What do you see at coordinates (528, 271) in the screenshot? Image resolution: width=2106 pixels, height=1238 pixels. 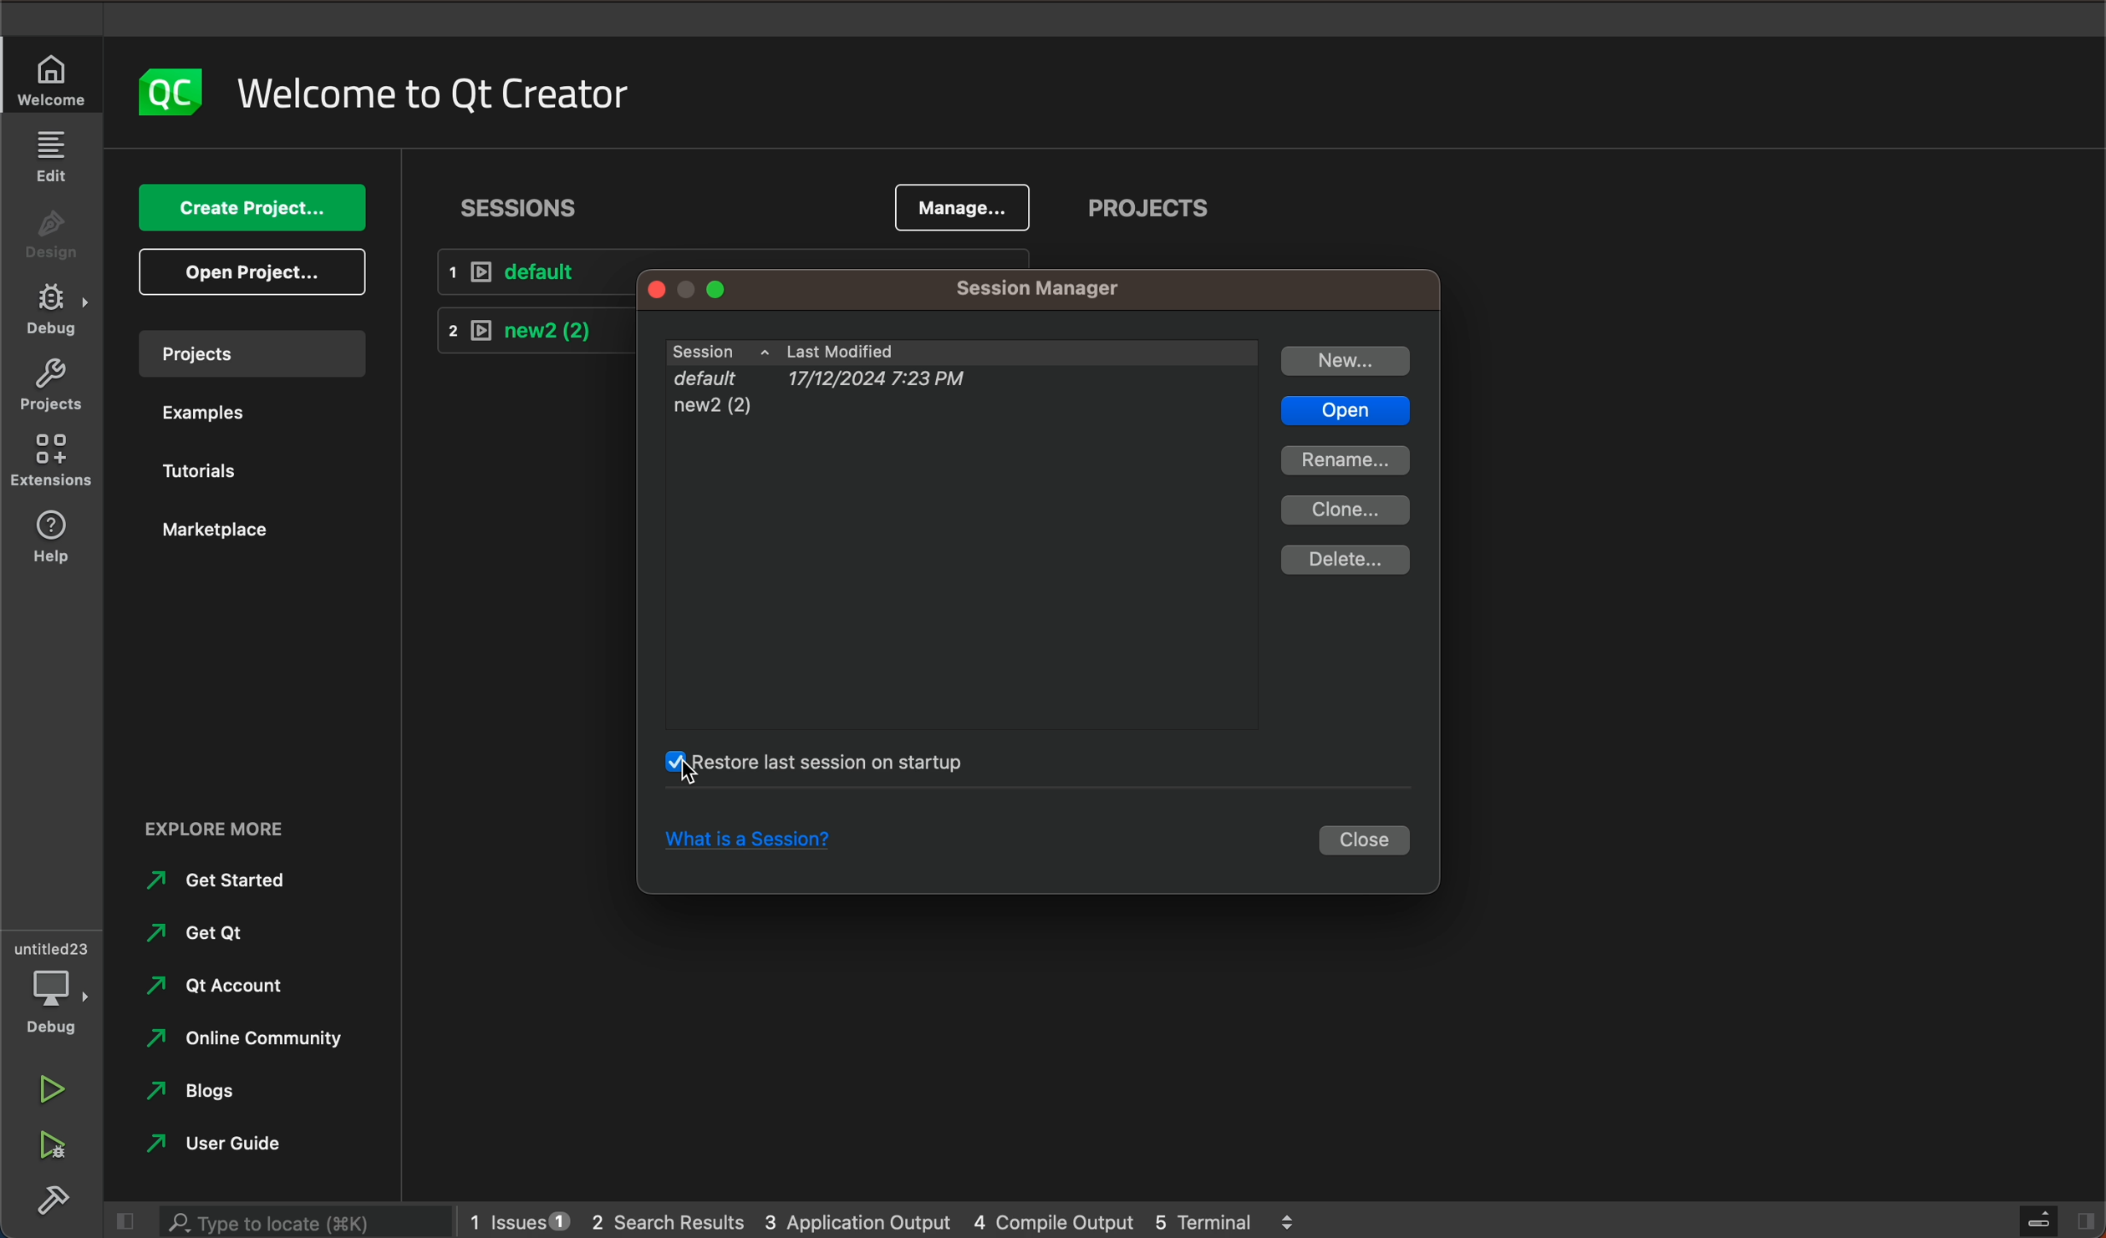 I see `default` at bounding box center [528, 271].